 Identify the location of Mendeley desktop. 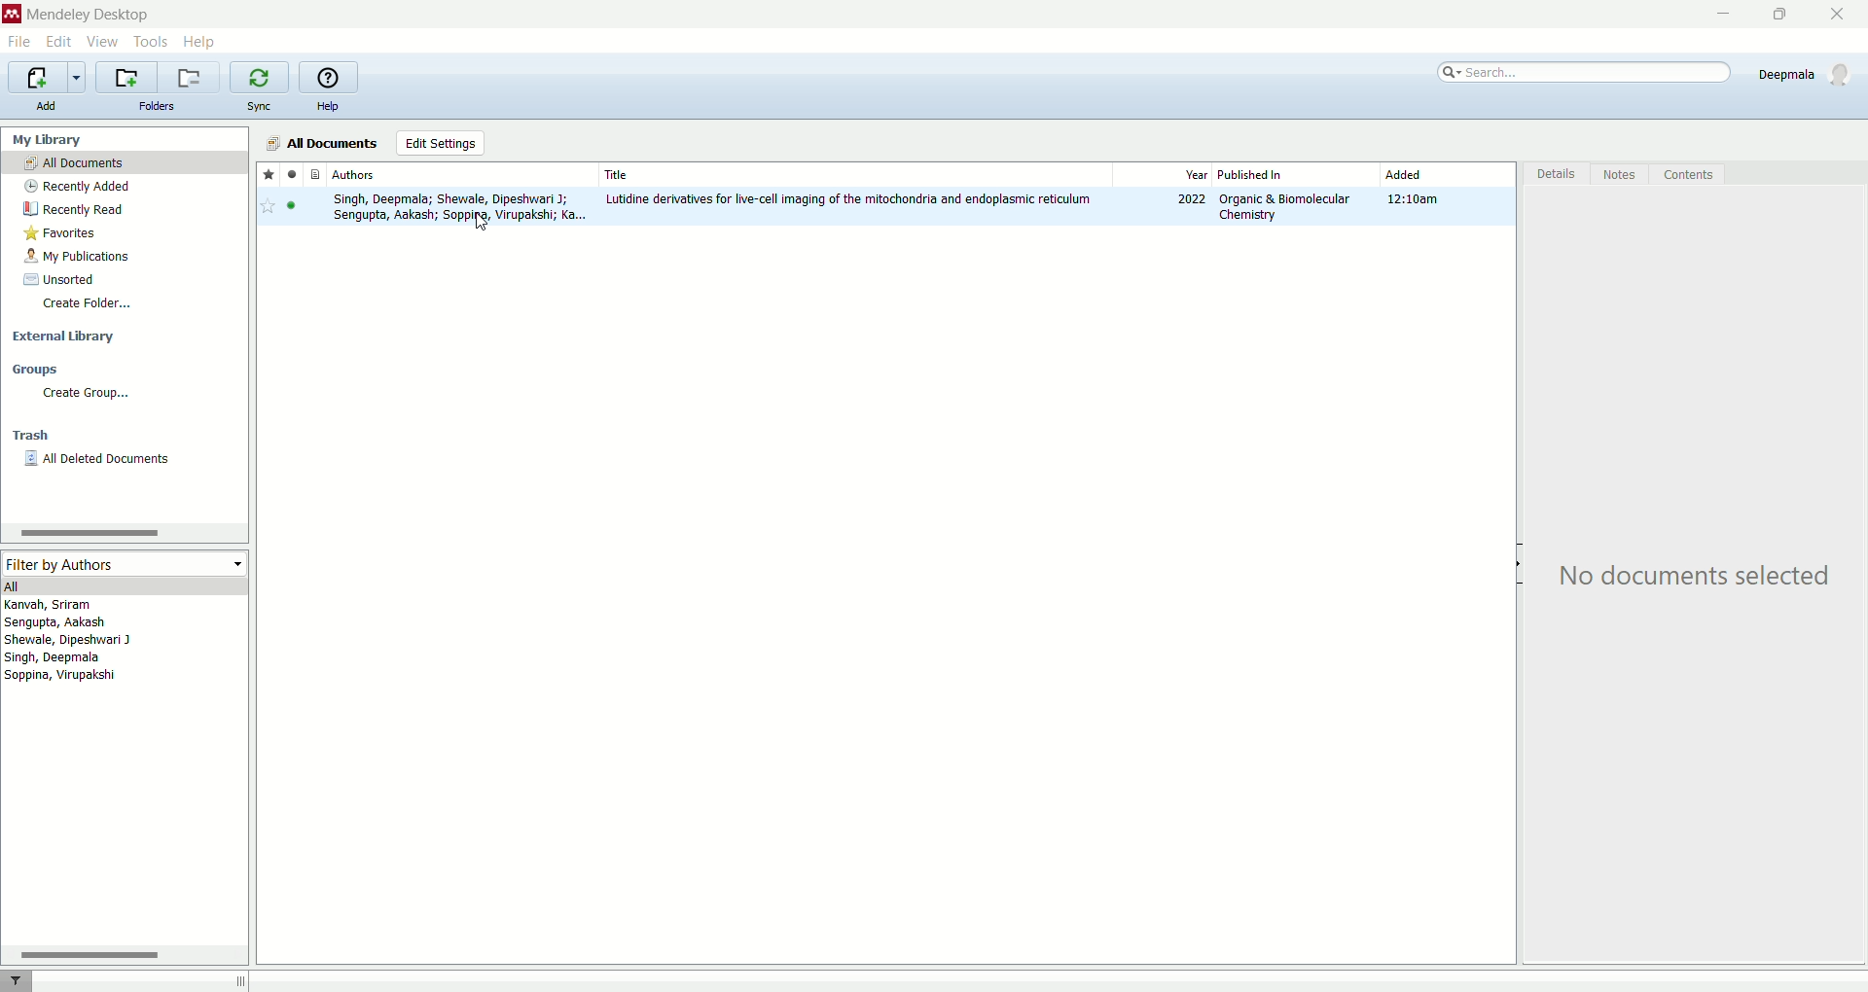
(90, 16).